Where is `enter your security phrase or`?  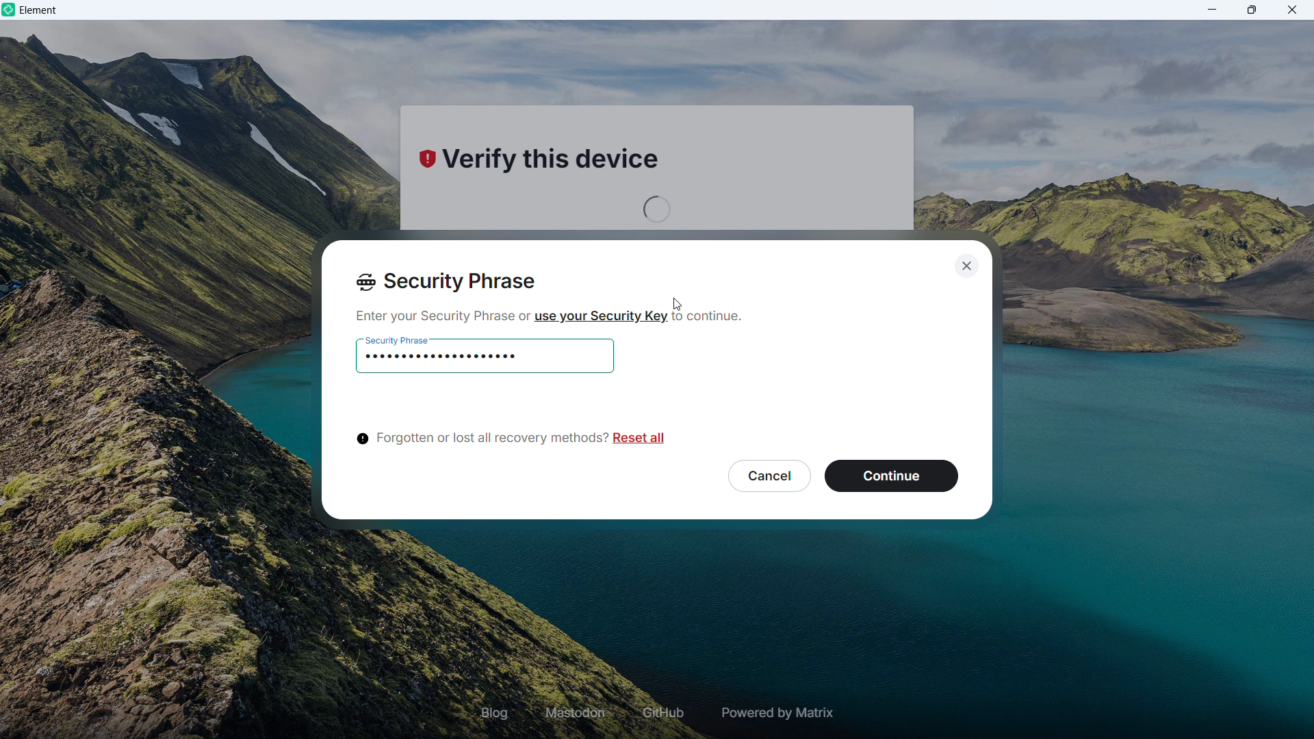
enter your security phrase or is located at coordinates (439, 316).